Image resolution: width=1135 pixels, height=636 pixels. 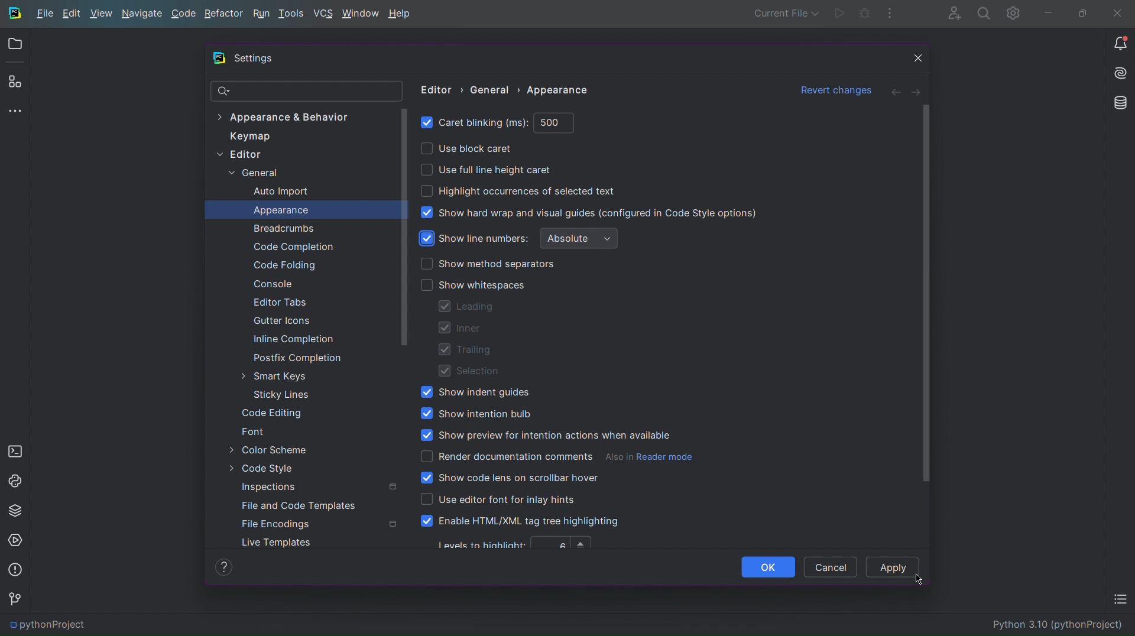 What do you see at coordinates (276, 376) in the screenshot?
I see `Smart Keys` at bounding box center [276, 376].